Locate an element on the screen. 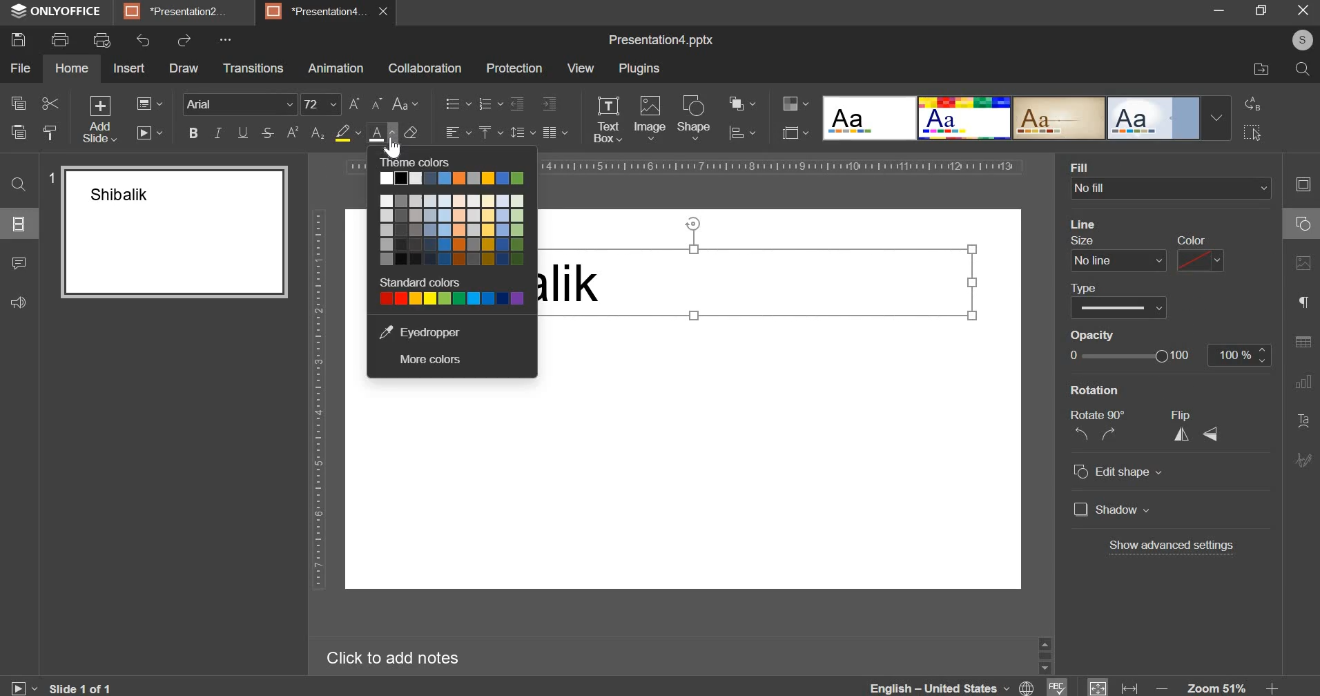 This screenshot has height=696, width=1320. zoom level is located at coordinates (1216, 685).